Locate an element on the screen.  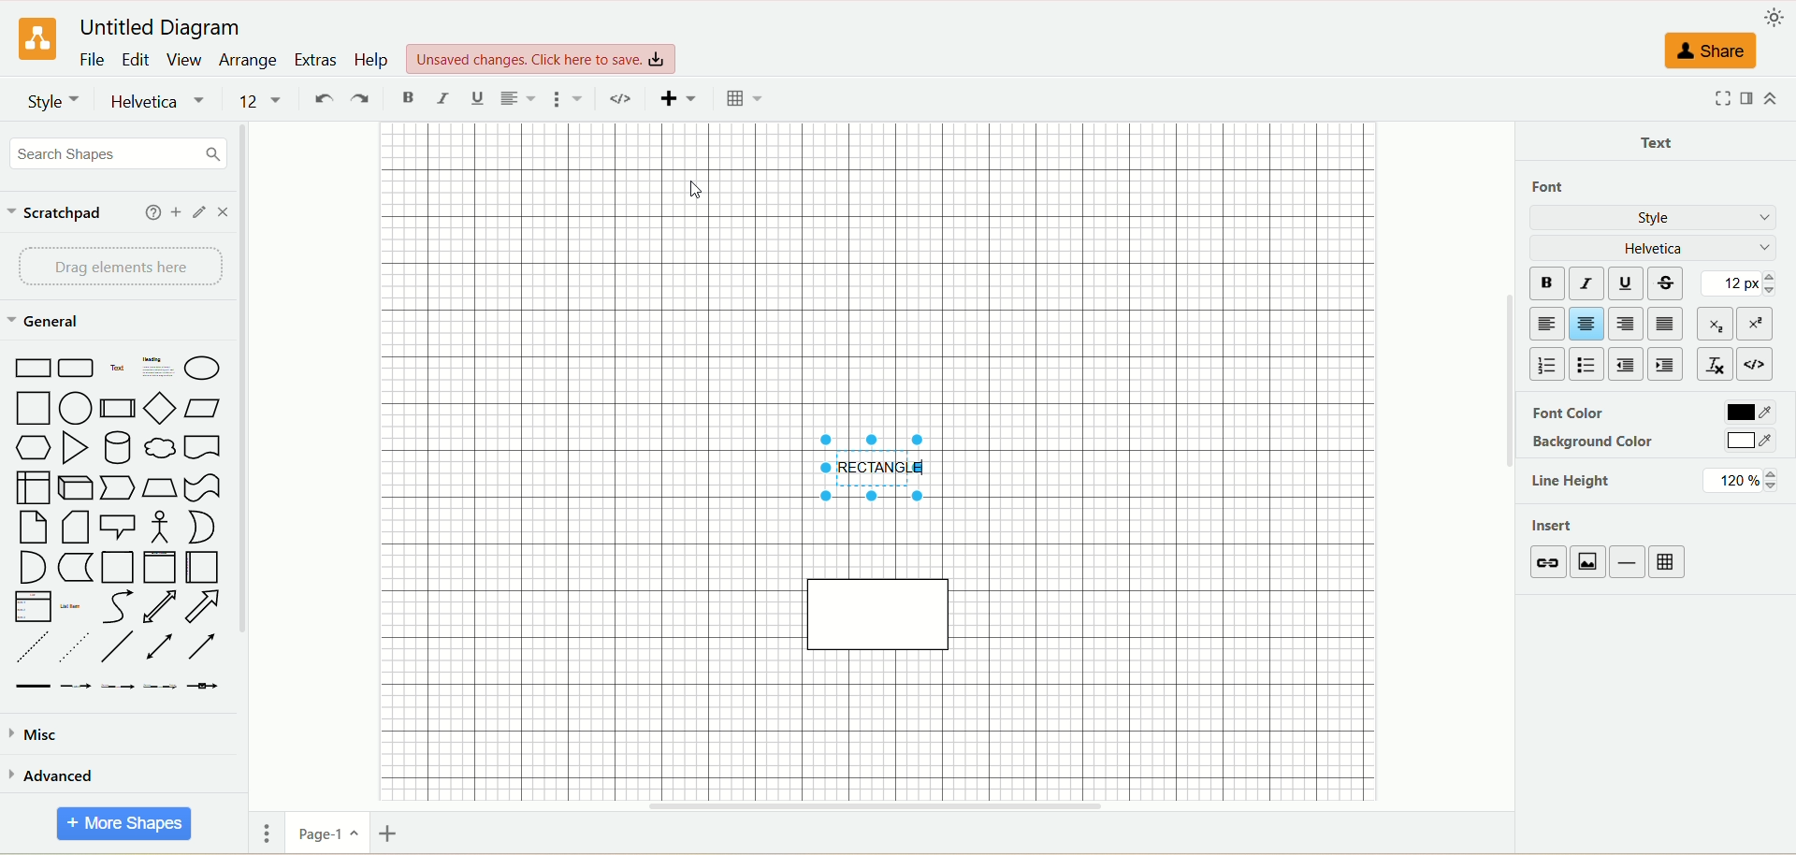
background color is located at coordinates (1652, 442).